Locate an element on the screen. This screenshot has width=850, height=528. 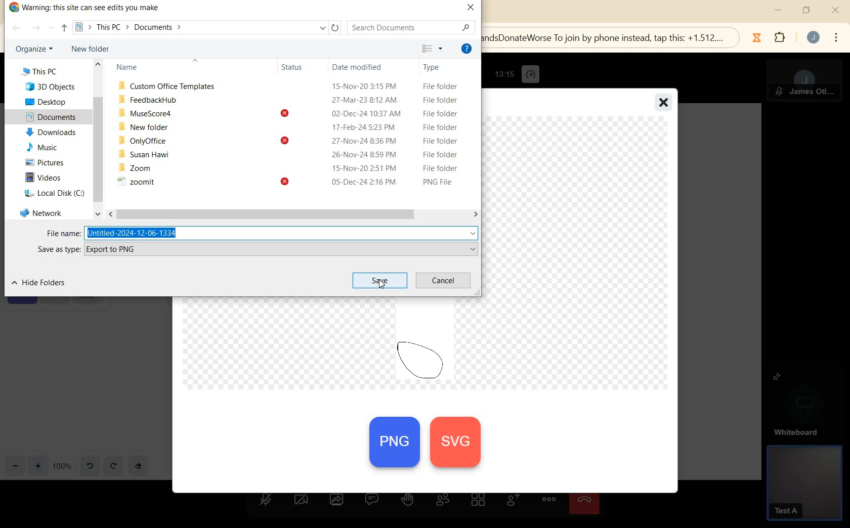
SCROLLBAR is located at coordinates (293, 214).